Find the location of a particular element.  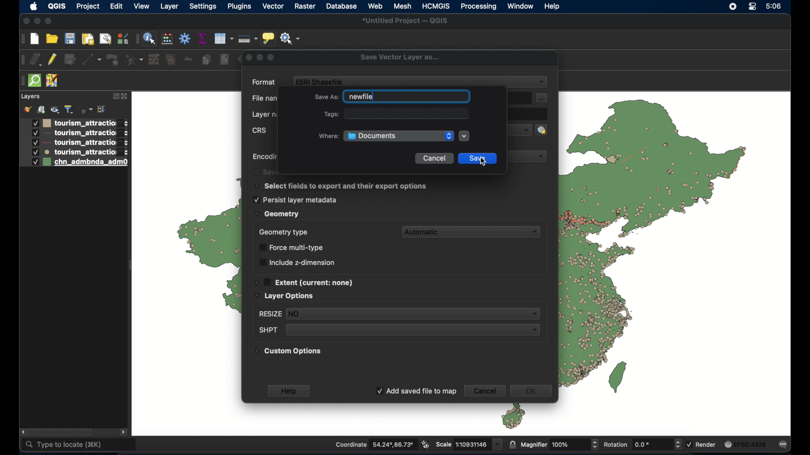

geometry type is located at coordinates (283, 232).